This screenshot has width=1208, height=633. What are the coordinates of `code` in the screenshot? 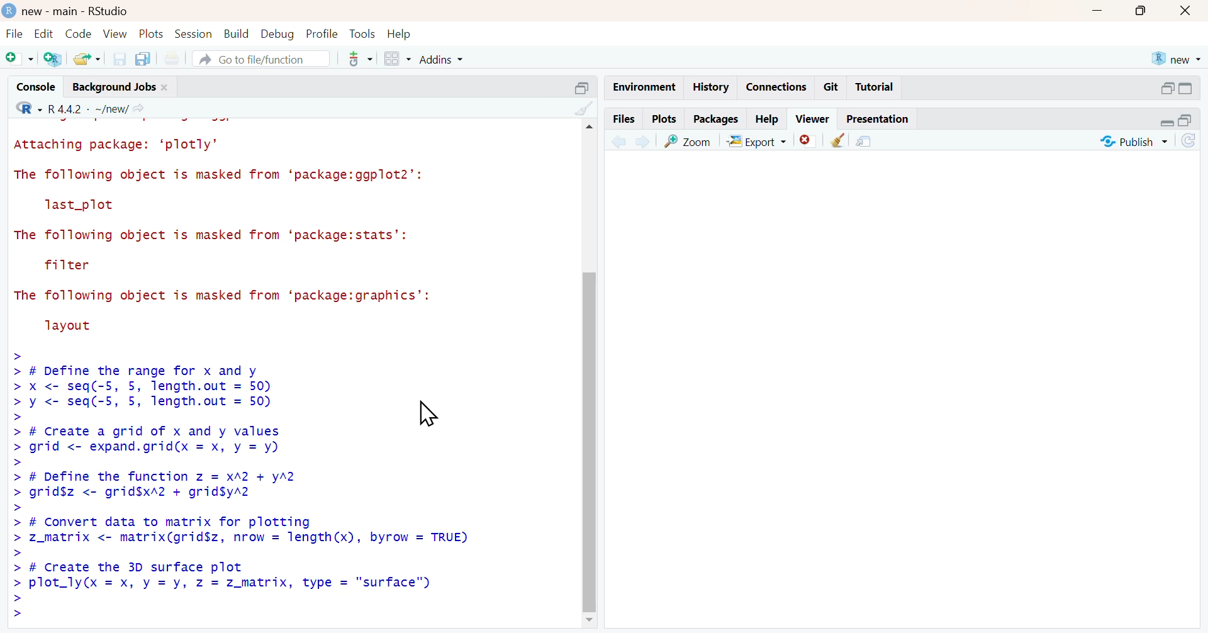 It's located at (77, 34).